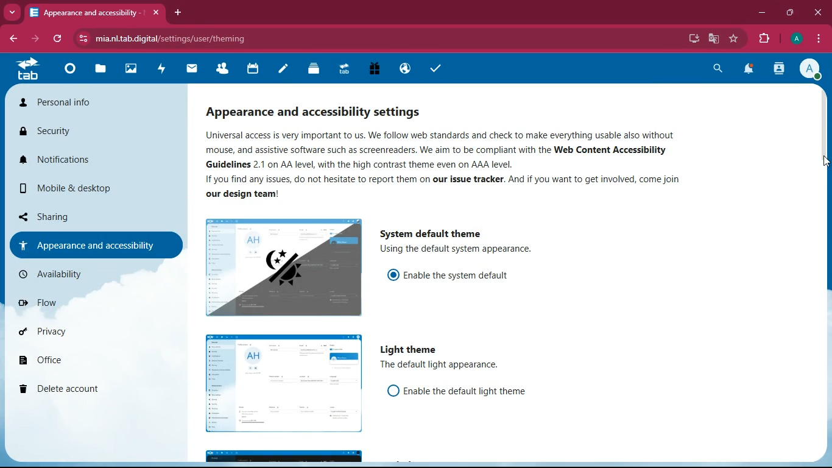 Image resolution: width=832 pixels, height=468 pixels. What do you see at coordinates (817, 12) in the screenshot?
I see `close` at bounding box center [817, 12].